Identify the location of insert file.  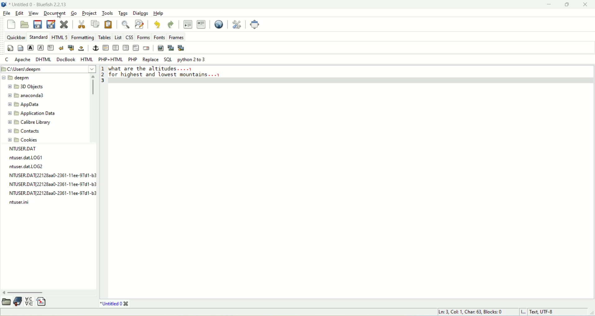
(44, 301).